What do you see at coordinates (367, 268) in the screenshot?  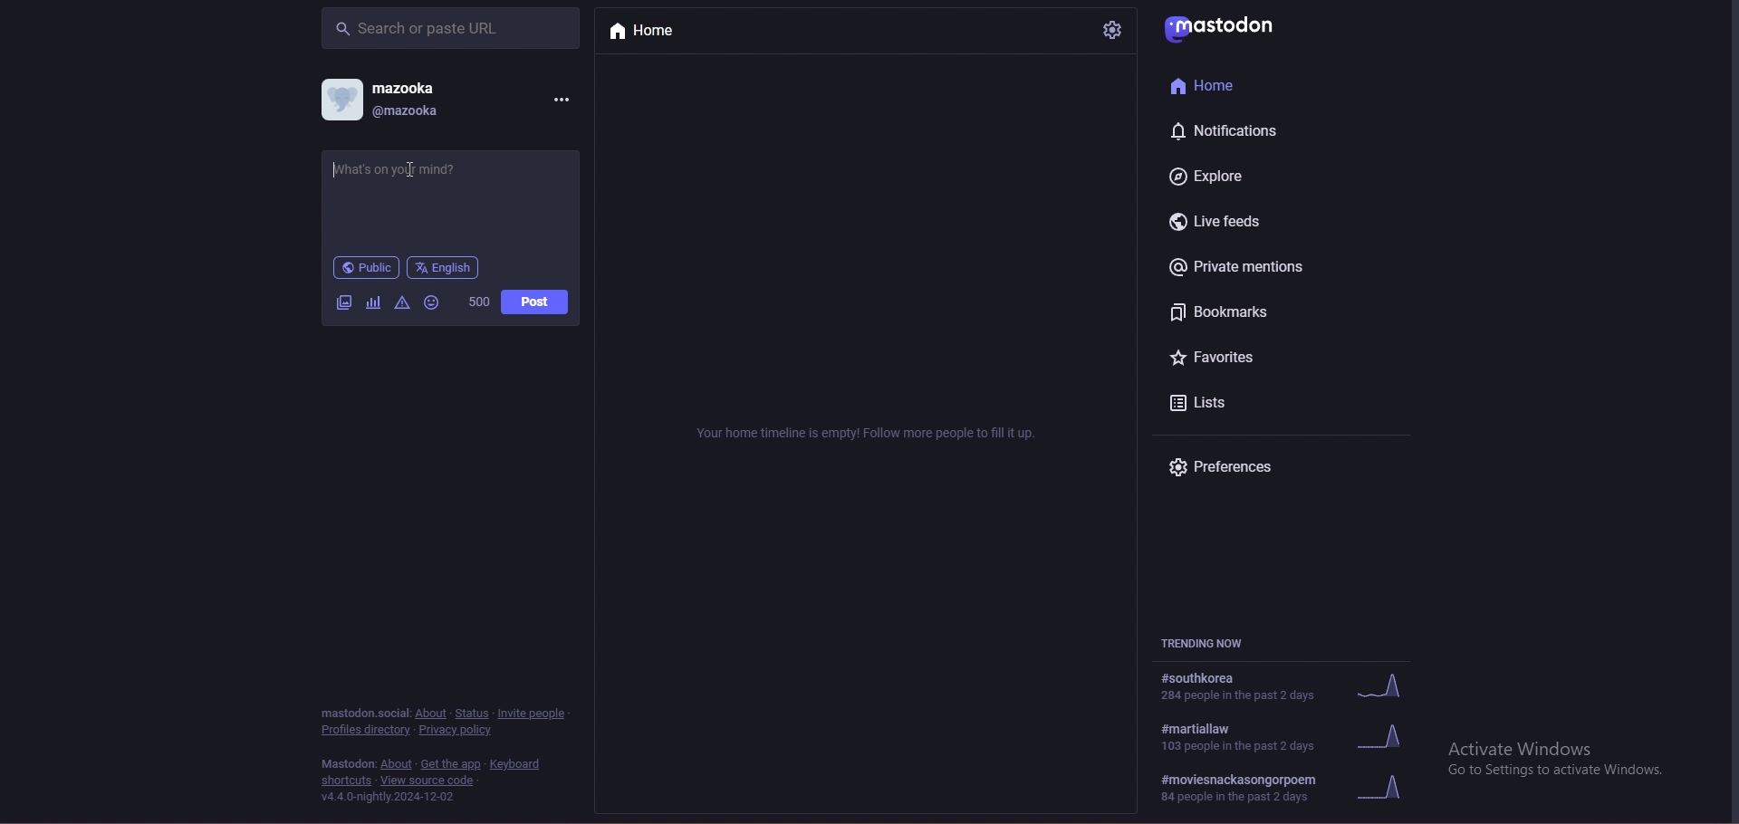 I see `public` at bounding box center [367, 268].